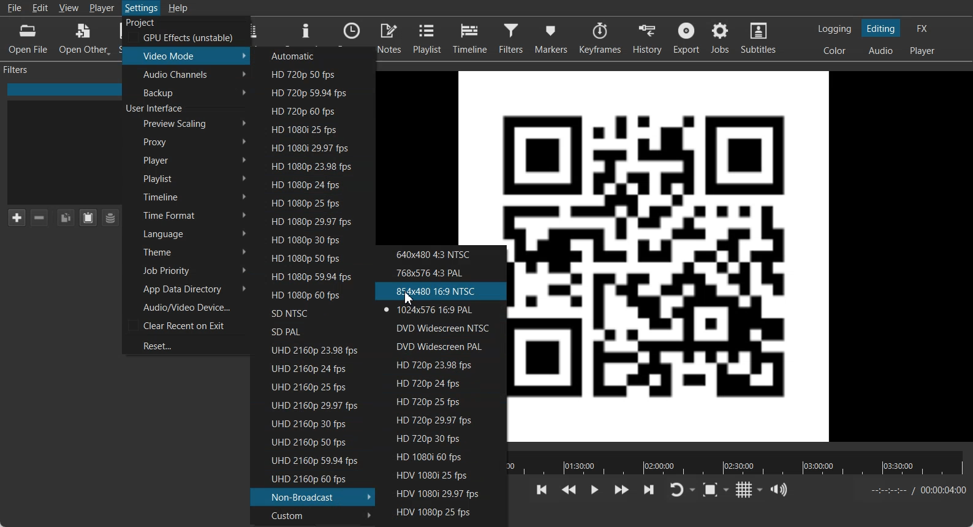  Describe the element at coordinates (781, 490) in the screenshot. I see `Show the volume control` at that location.